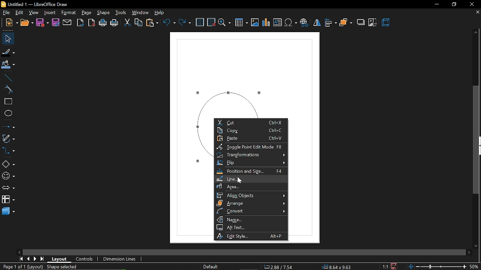 The image size is (481, 270). I want to click on connectors, so click(9, 151).